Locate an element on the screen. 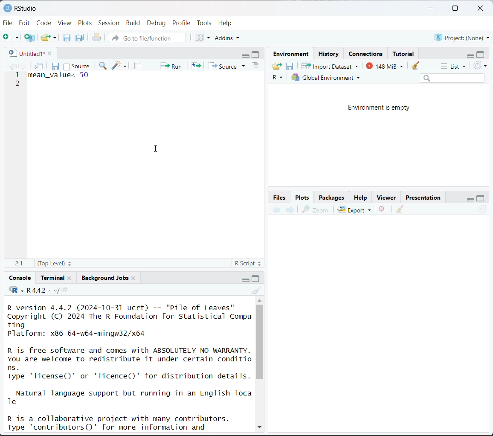  source is located at coordinates (228, 66).